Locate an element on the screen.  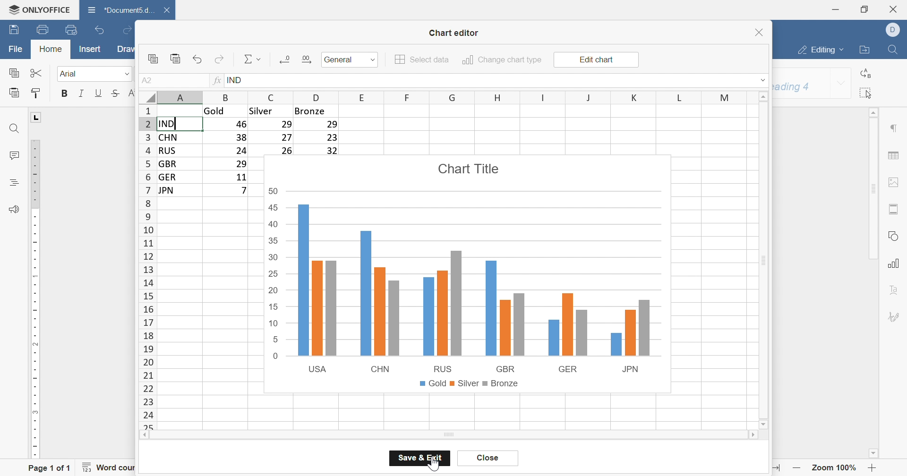
zoom out is located at coordinates (797, 468).